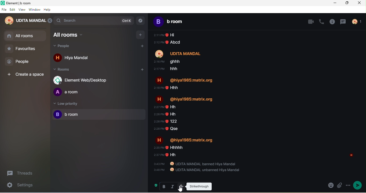  Describe the element at coordinates (176, 21) in the screenshot. I see `b room` at that location.